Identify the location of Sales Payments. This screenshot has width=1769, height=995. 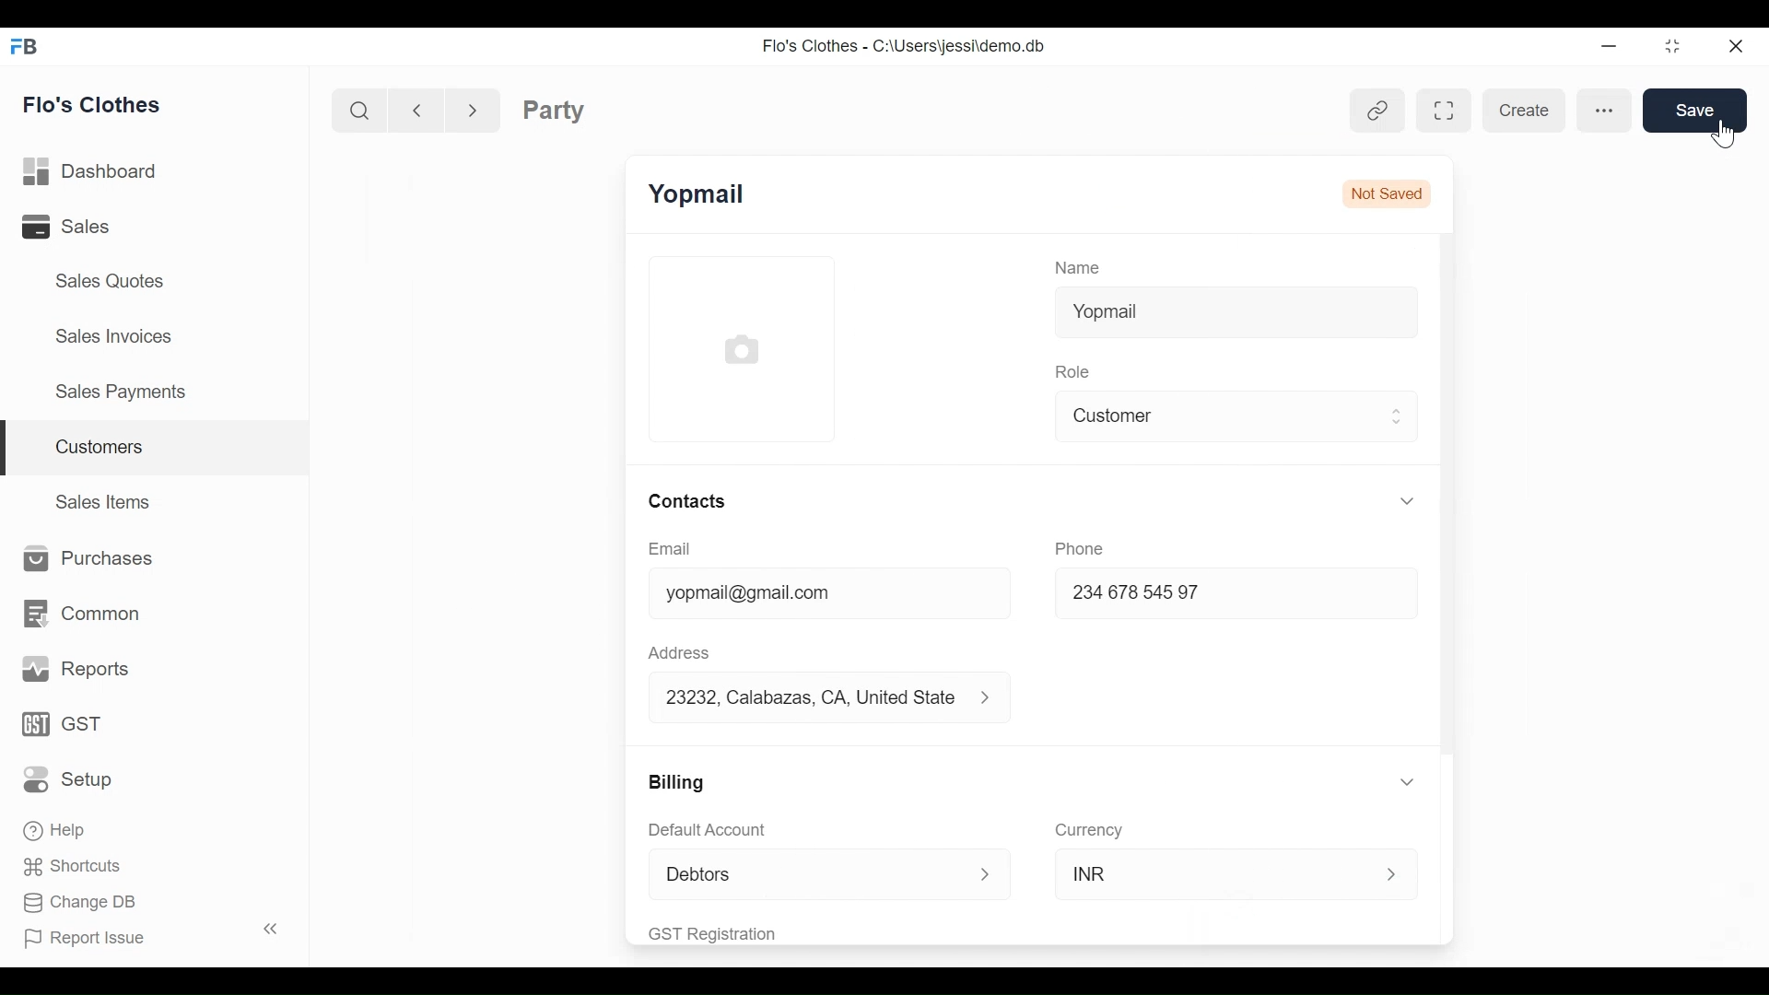
(119, 391).